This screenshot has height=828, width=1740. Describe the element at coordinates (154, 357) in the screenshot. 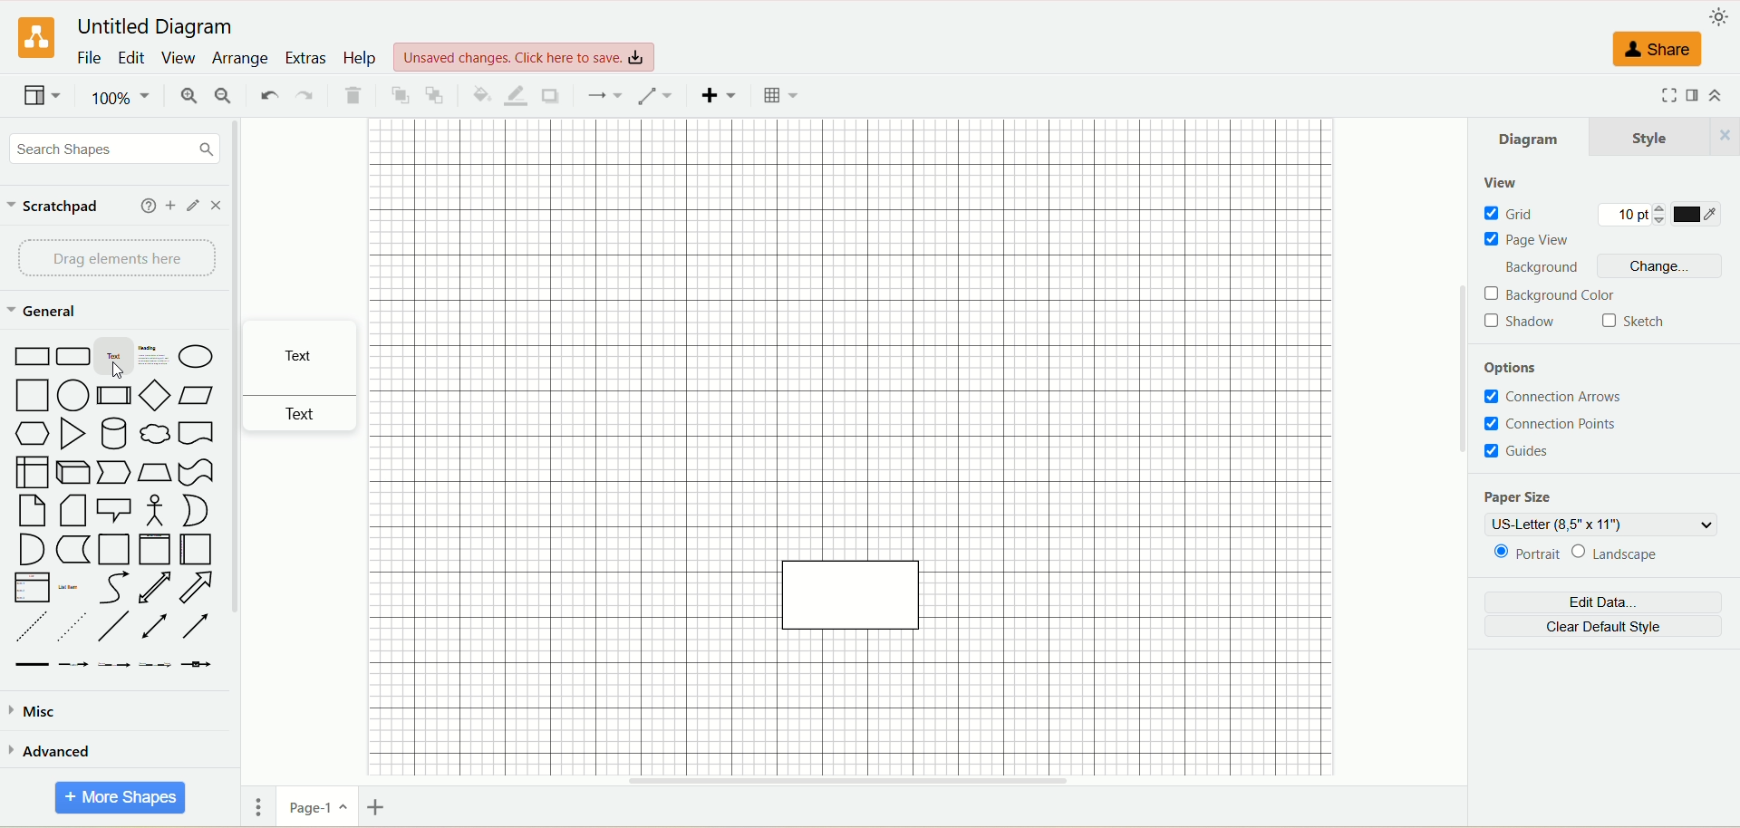

I see `text box` at that location.